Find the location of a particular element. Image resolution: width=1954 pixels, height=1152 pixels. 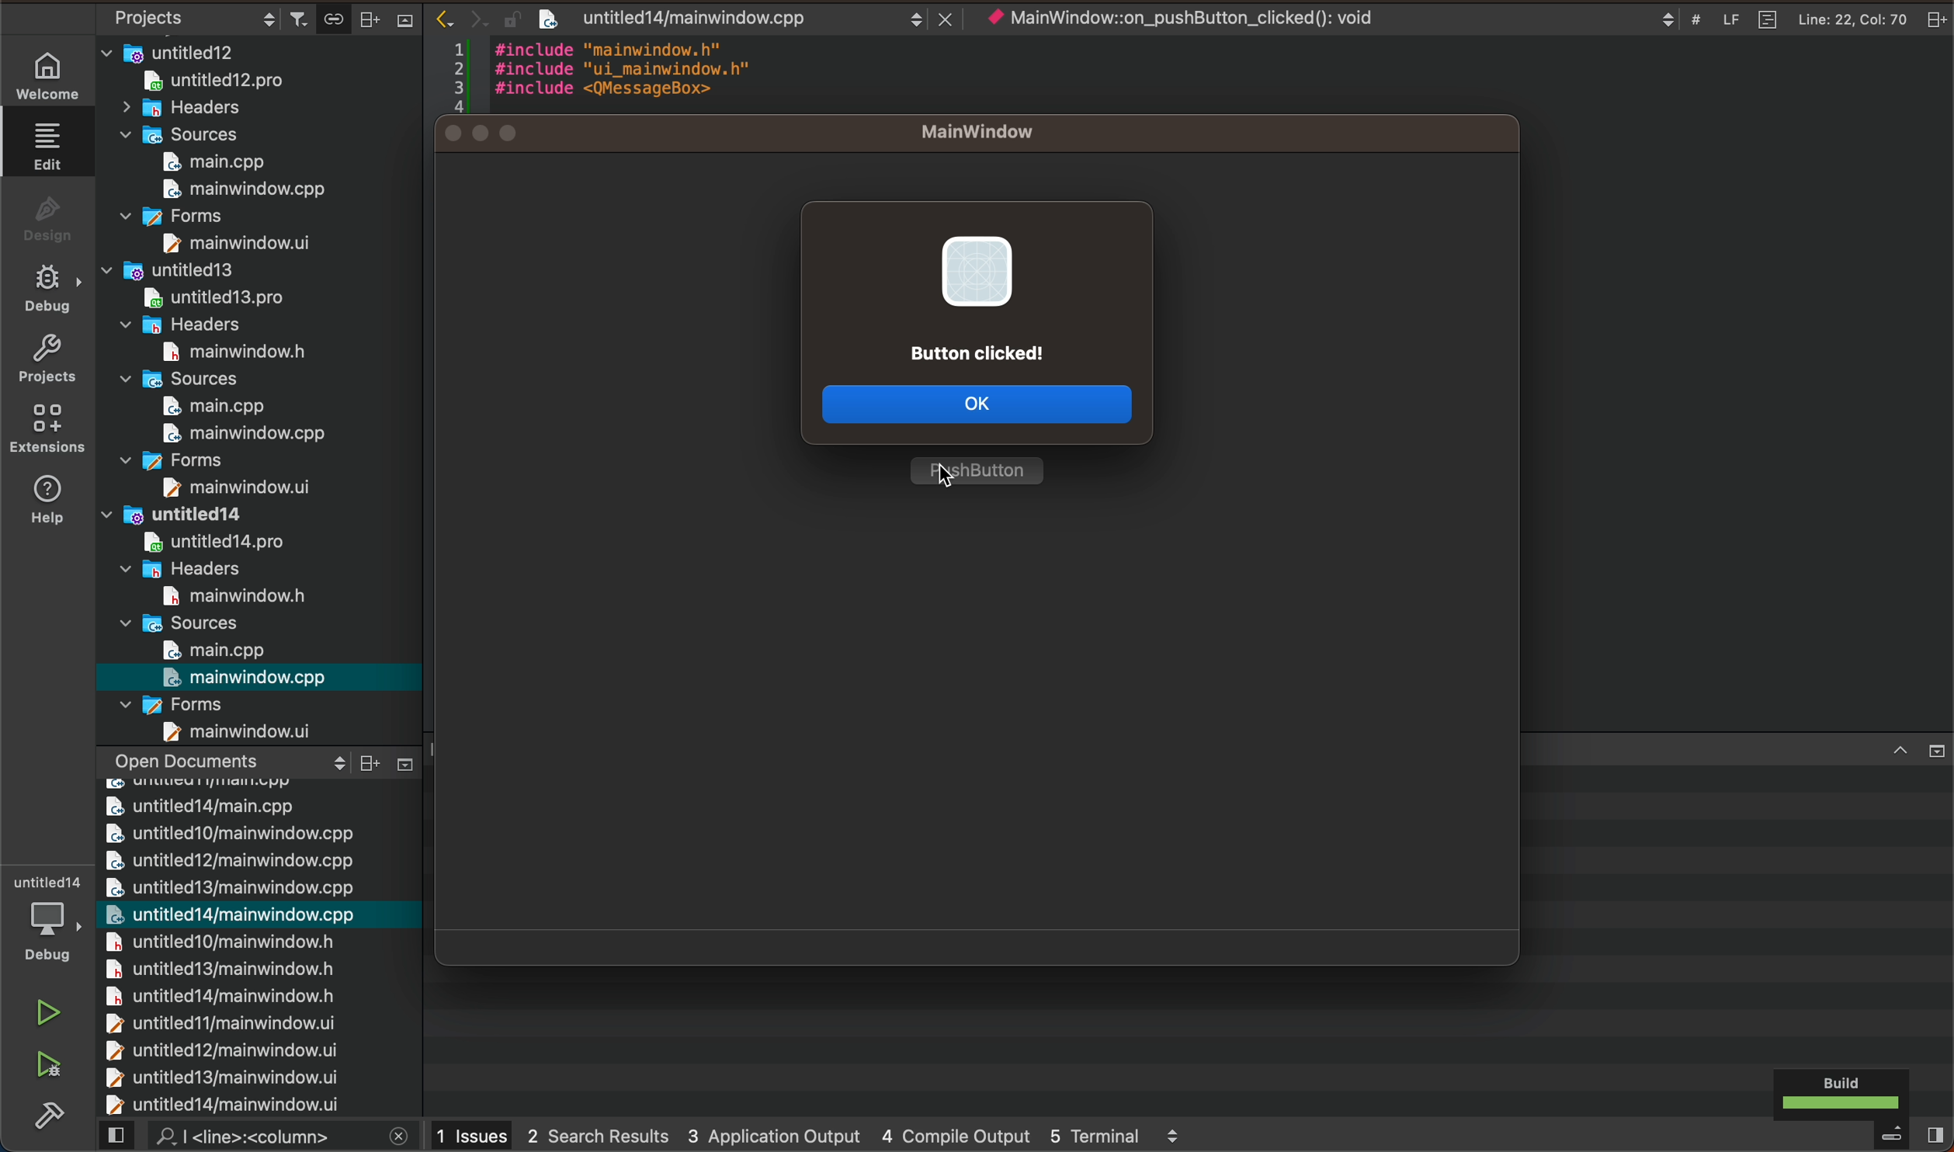

DE is located at coordinates (44, 291).